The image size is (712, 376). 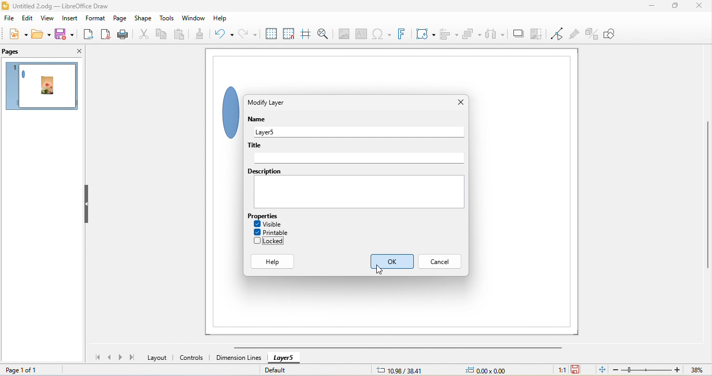 I want to click on shape, so click(x=226, y=111).